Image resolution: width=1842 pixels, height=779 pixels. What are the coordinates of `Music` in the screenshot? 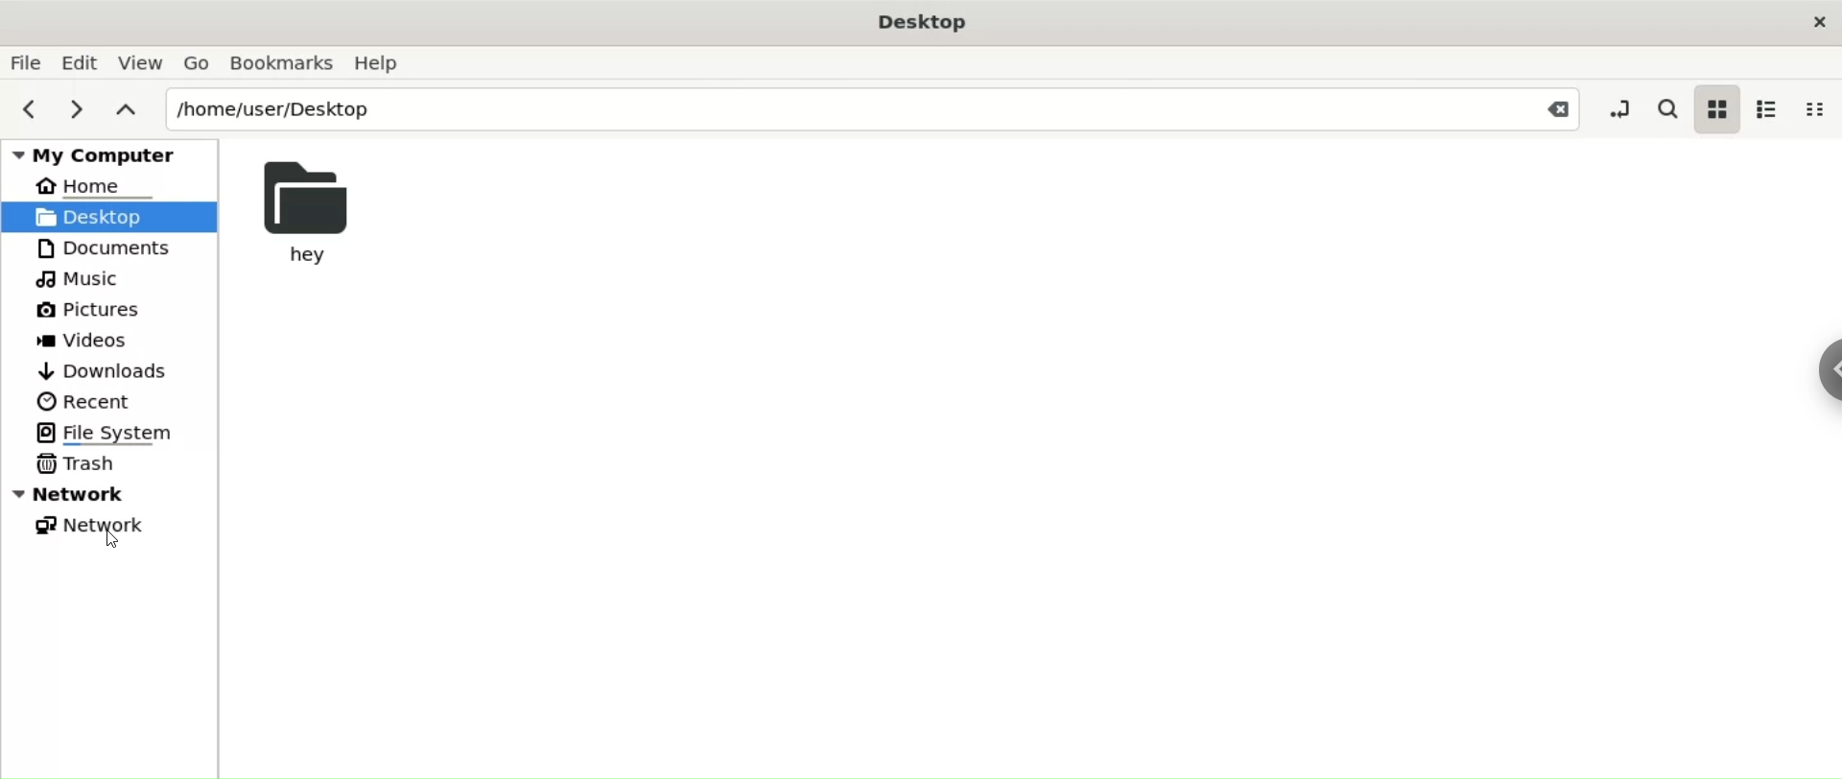 It's located at (87, 279).